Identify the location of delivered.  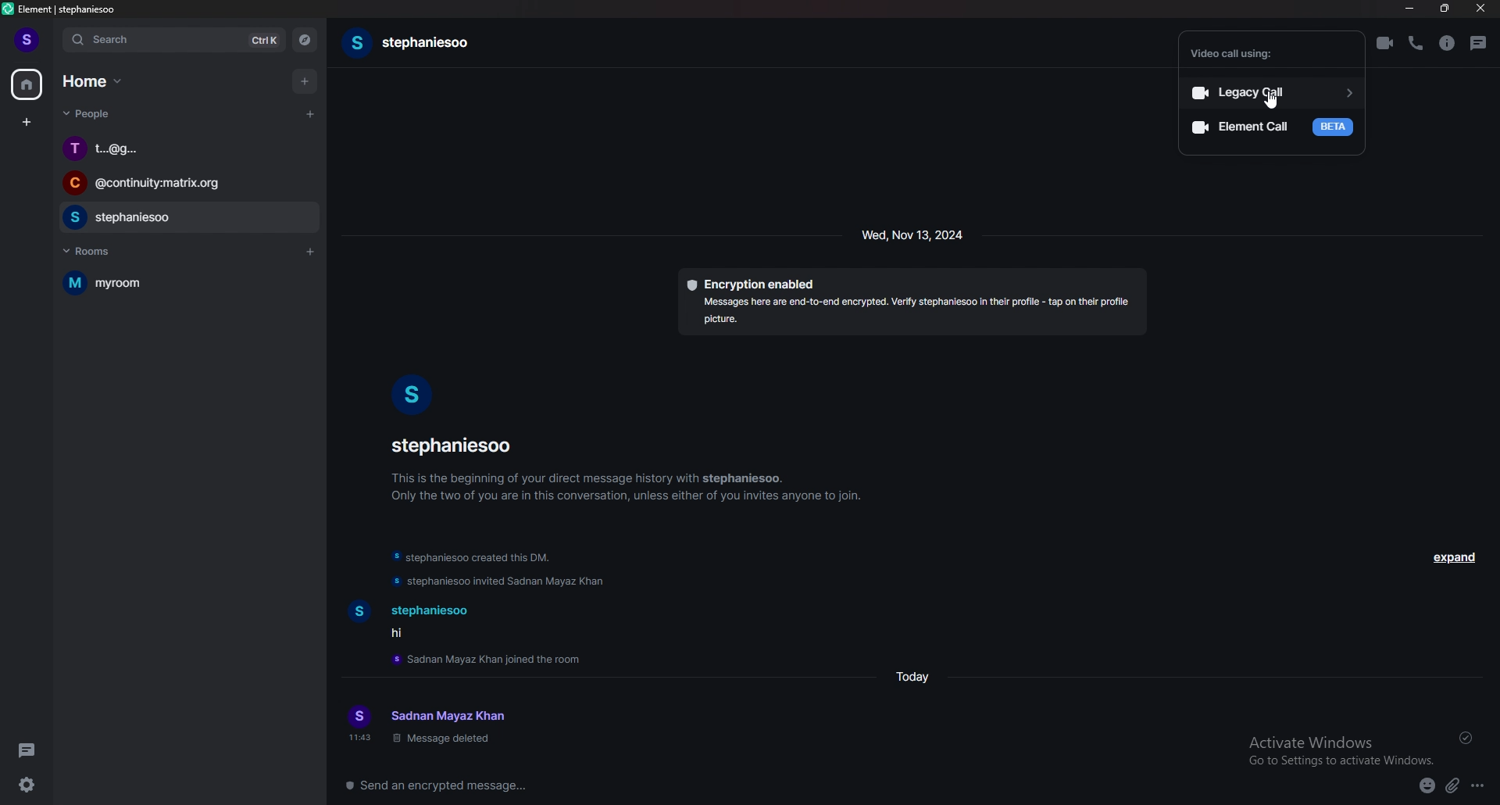
(1466, 739).